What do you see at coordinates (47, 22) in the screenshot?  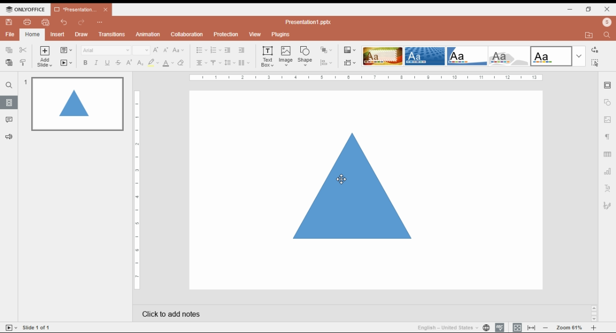 I see `quick print` at bounding box center [47, 22].